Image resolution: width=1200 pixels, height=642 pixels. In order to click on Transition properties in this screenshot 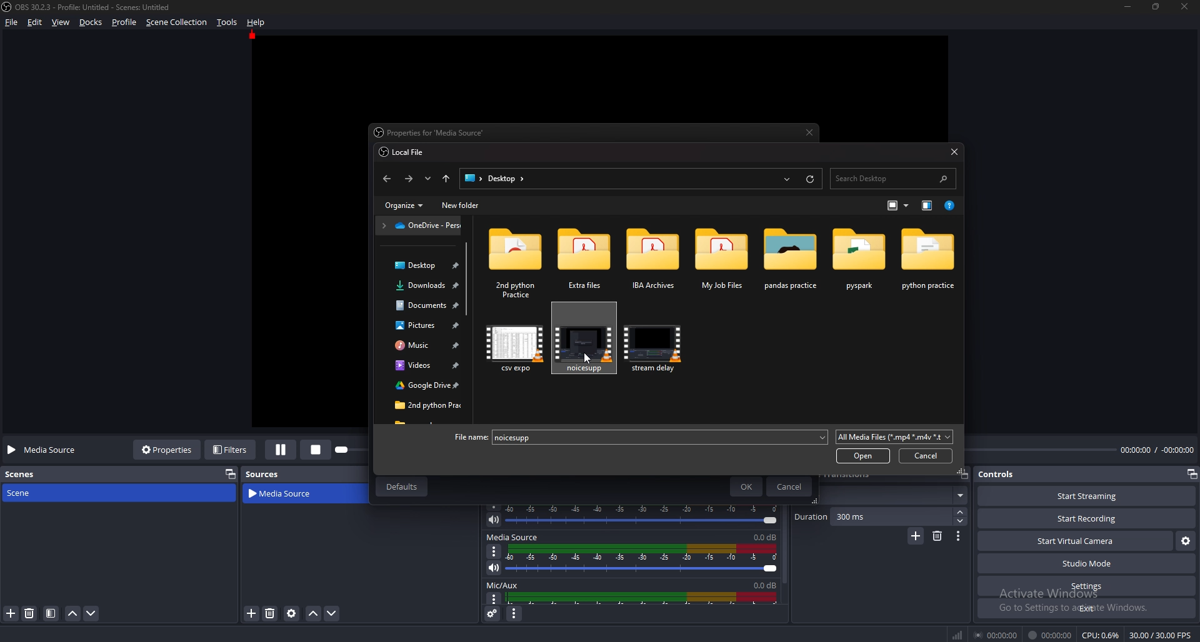, I will do `click(958, 536)`.